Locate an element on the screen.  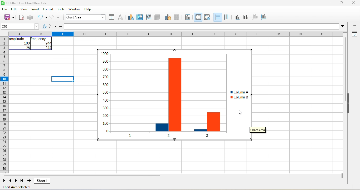
export directly as pdf is located at coordinates (21, 18).